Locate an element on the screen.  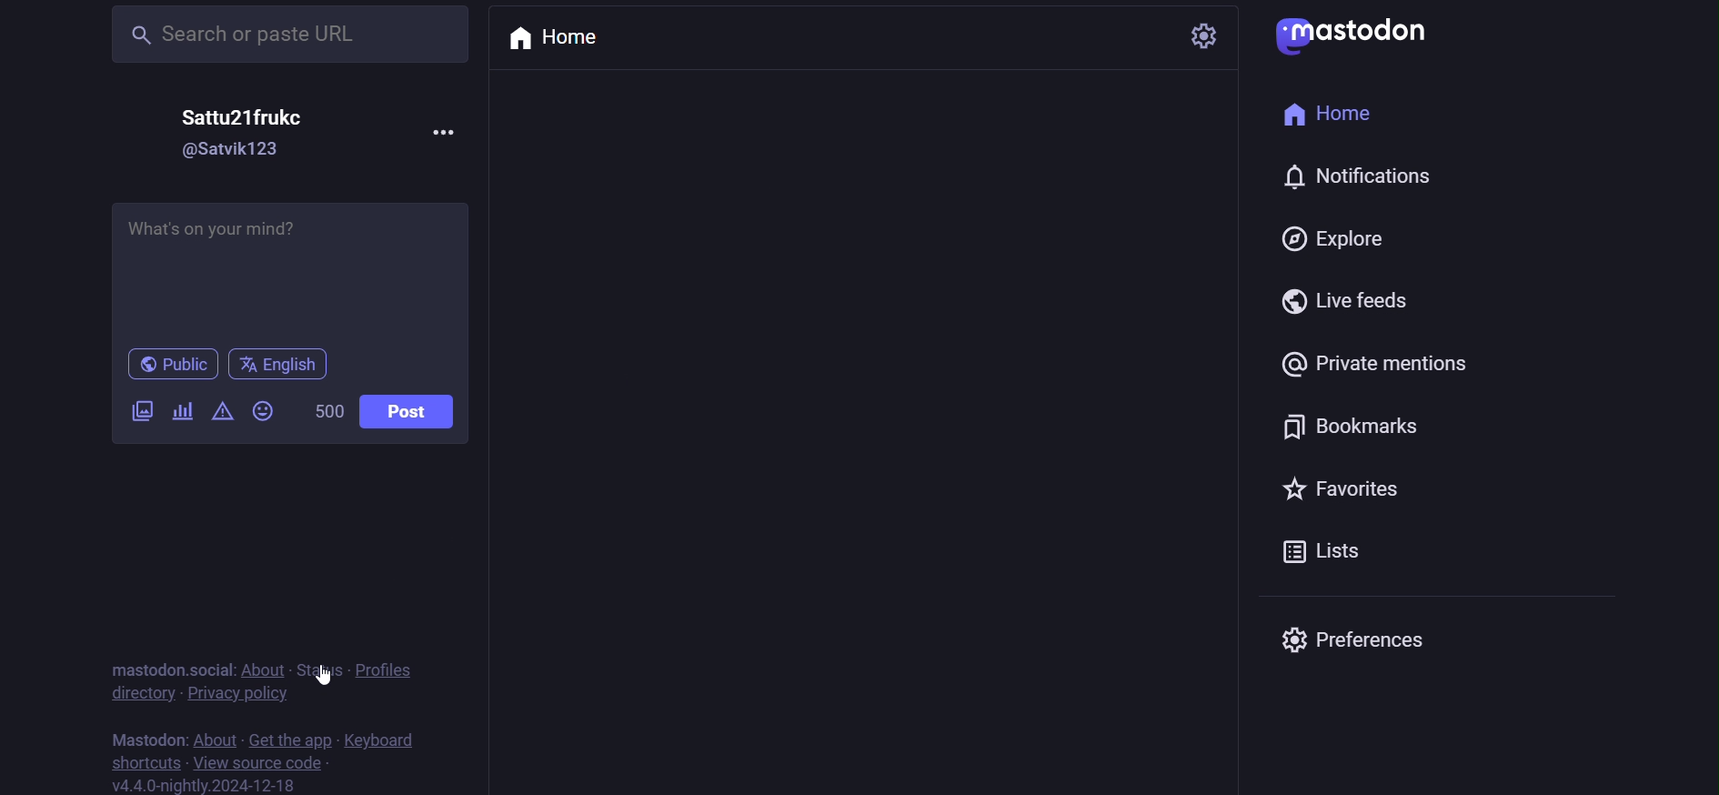
english is located at coordinates (280, 366).